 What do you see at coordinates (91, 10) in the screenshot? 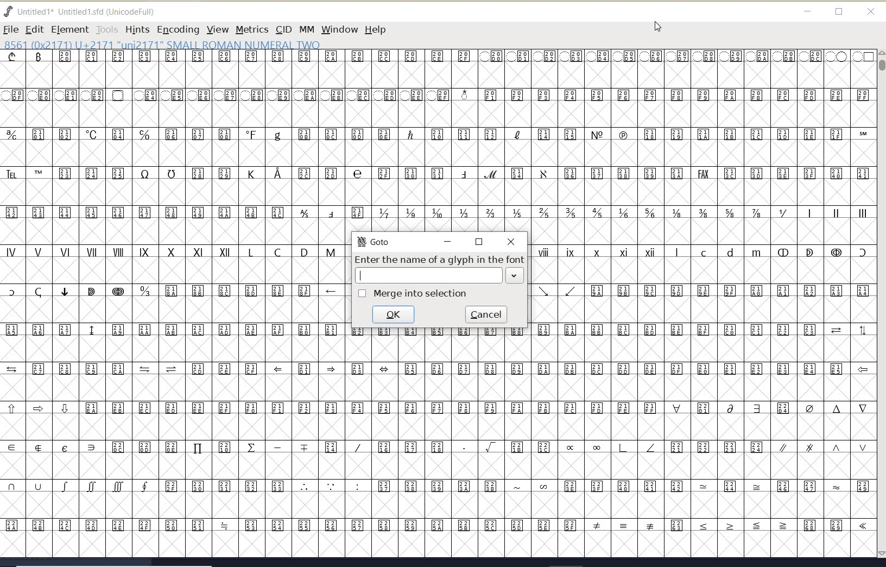
I see `untitled1* Untitled 1.sfd (UnicodeFull)` at bounding box center [91, 10].